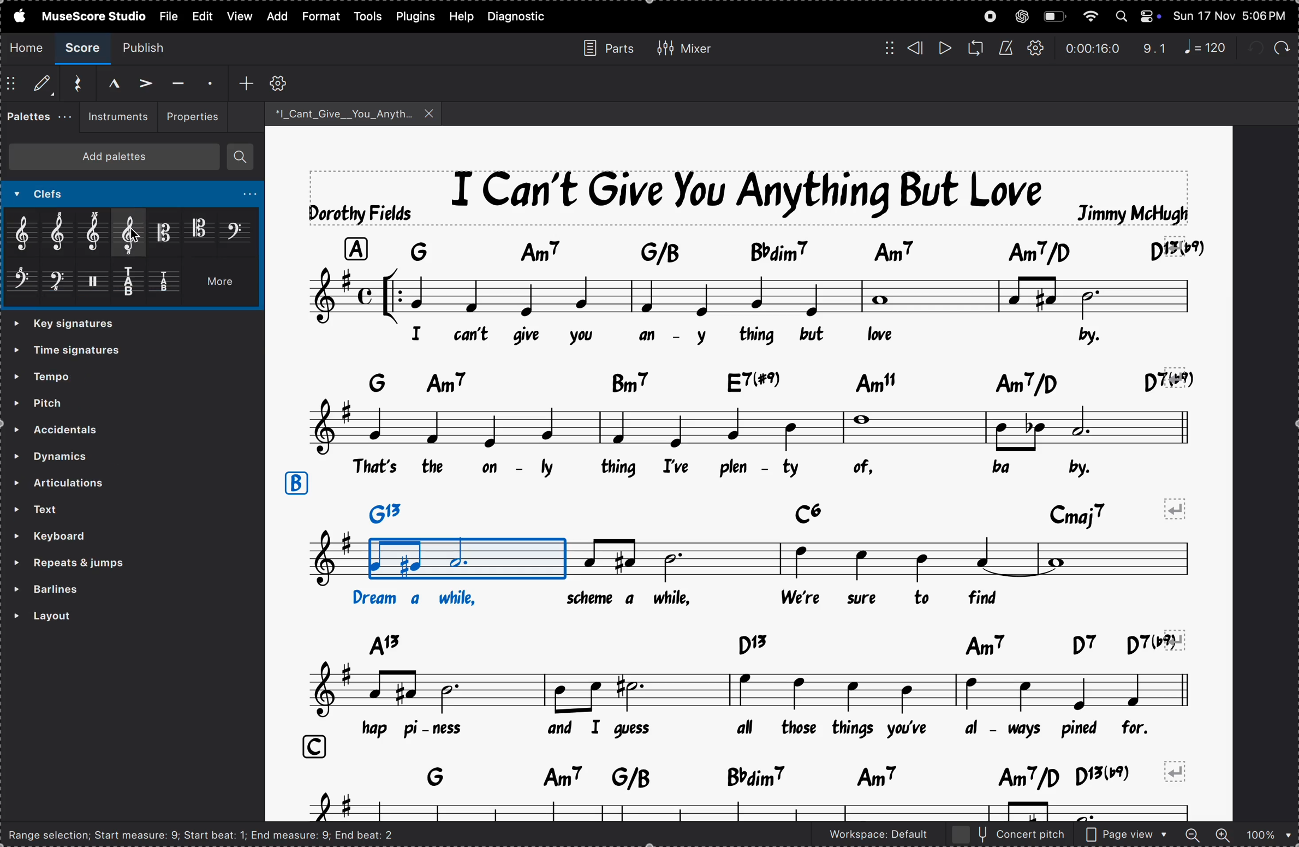  I want to click on tenor clef, so click(200, 229).